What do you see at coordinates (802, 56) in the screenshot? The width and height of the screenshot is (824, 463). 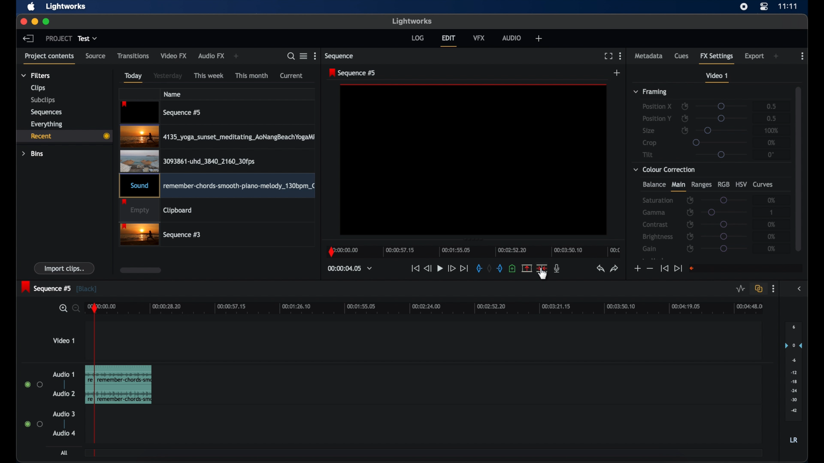 I see `more options` at bounding box center [802, 56].